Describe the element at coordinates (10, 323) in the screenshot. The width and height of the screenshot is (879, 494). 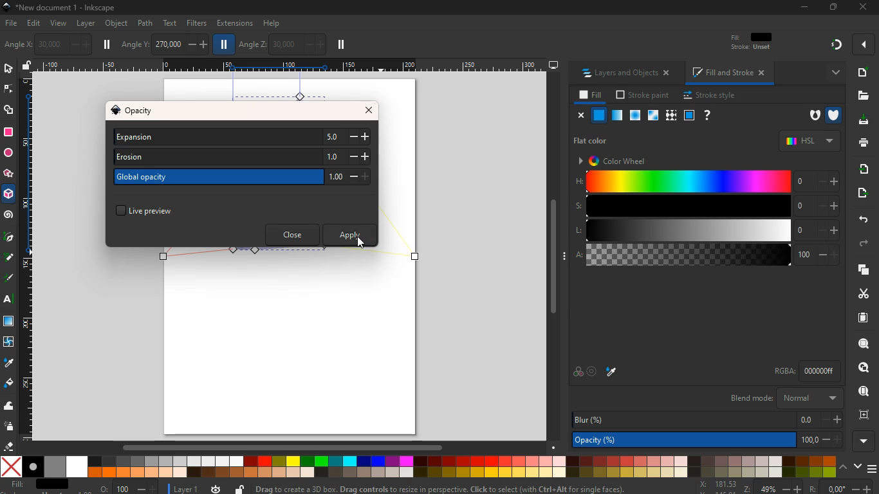
I see `screen` at that location.